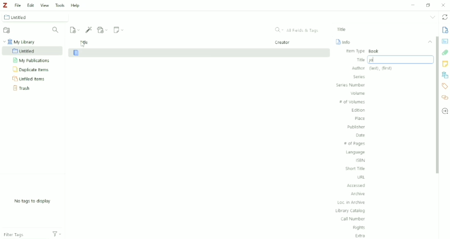 Image resolution: width=450 pixels, height=239 pixels. What do you see at coordinates (33, 51) in the screenshot?
I see `Untitled` at bounding box center [33, 51].